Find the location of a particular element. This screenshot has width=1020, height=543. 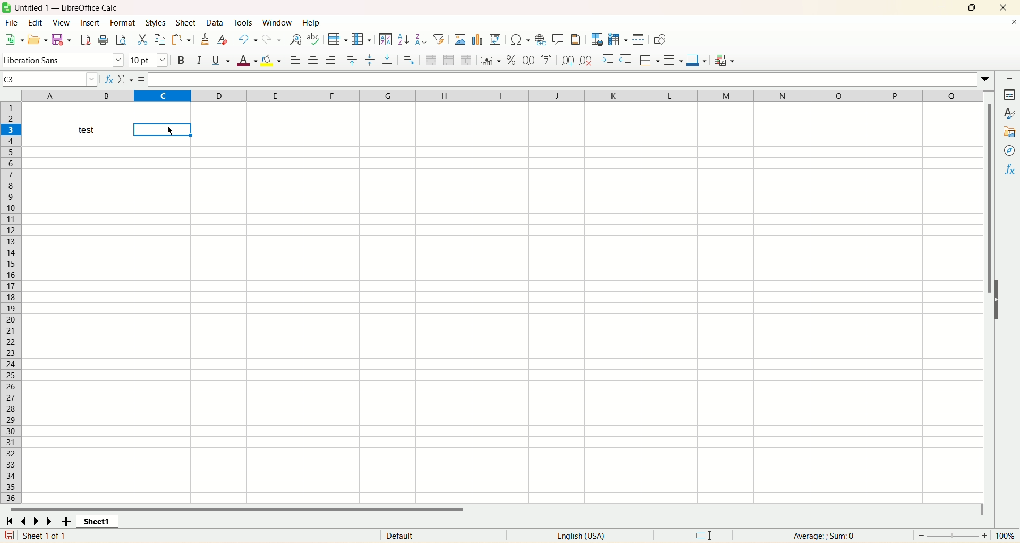

export as pdf is located at coordinates (84, 40).